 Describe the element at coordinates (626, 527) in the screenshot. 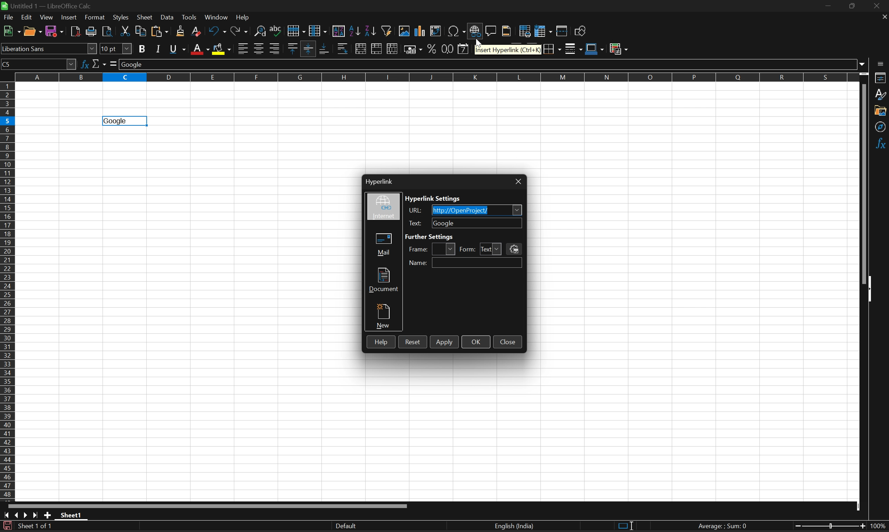

I see `Standard selection. Click to change selection mode.` at that location.